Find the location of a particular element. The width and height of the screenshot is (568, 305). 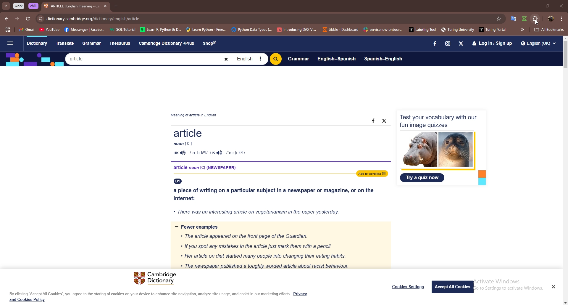

search bar is located at coordinates (270, 19).